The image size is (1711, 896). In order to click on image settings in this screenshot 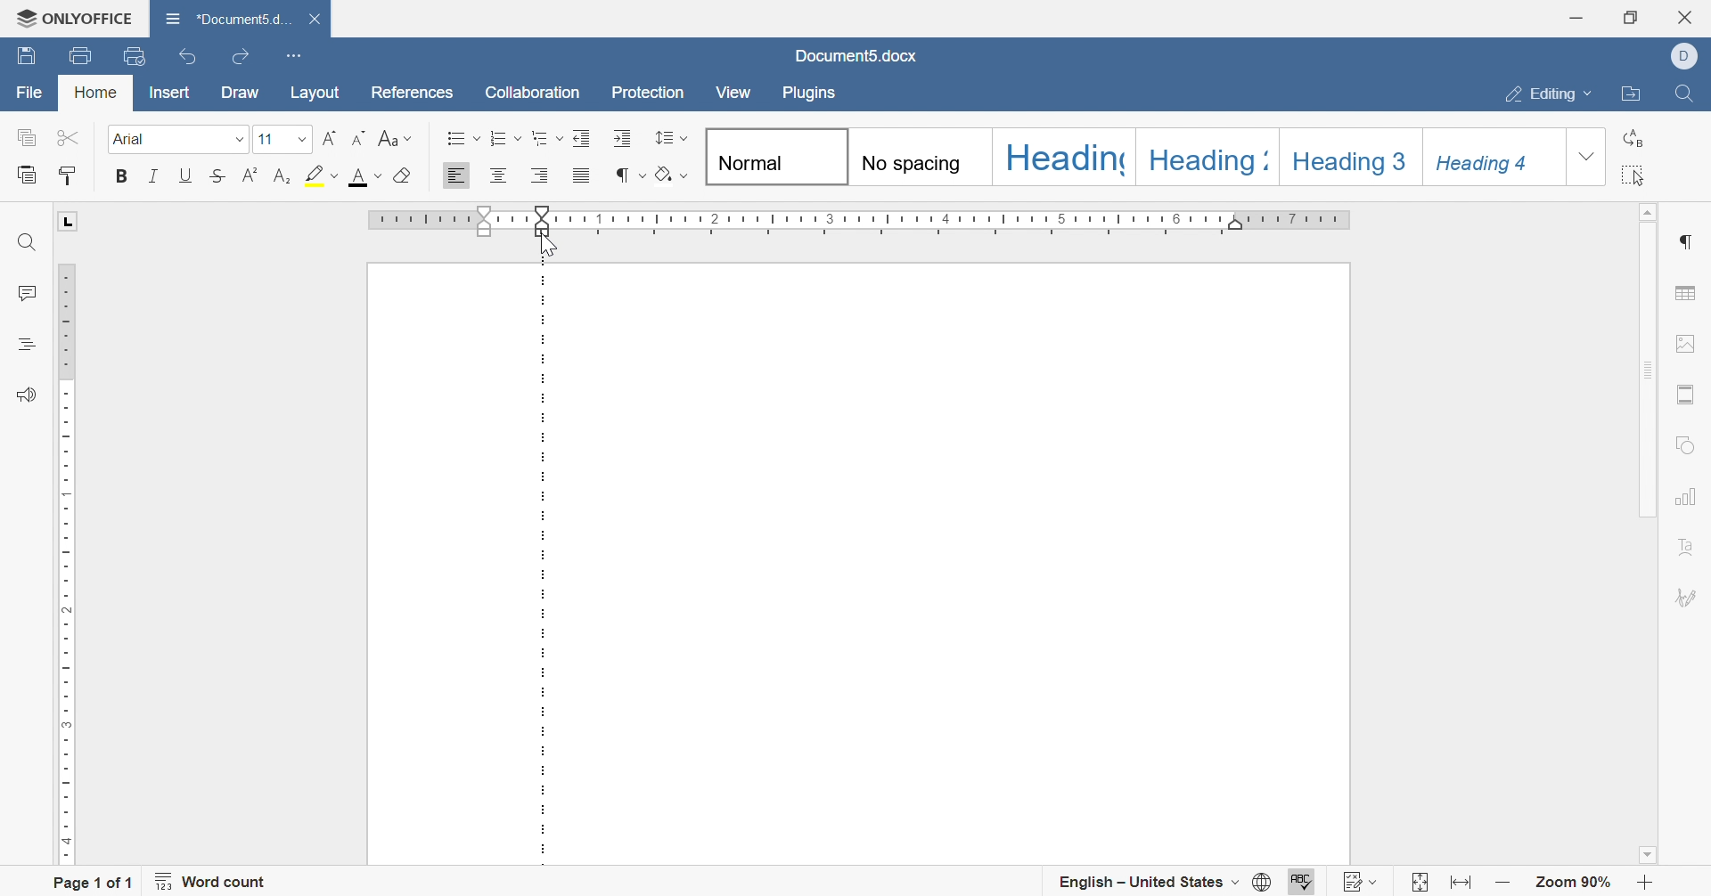, I will do `click(1687, 340)`.